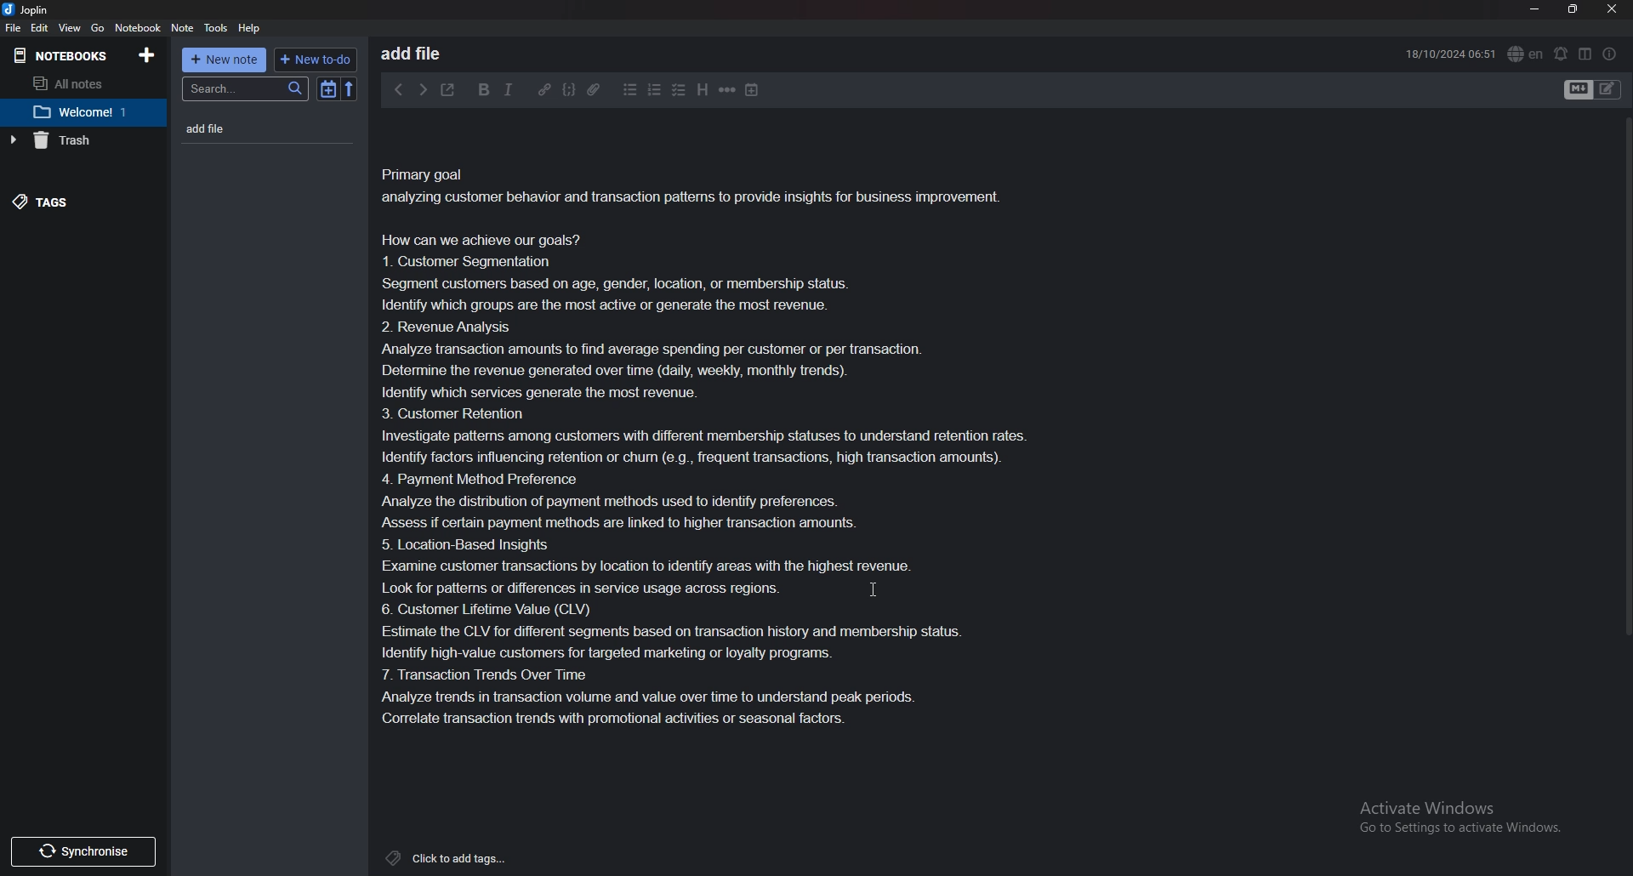 The height and width of the screenshot is (876, 1633). I want to click on new to do, so click(316, 60).